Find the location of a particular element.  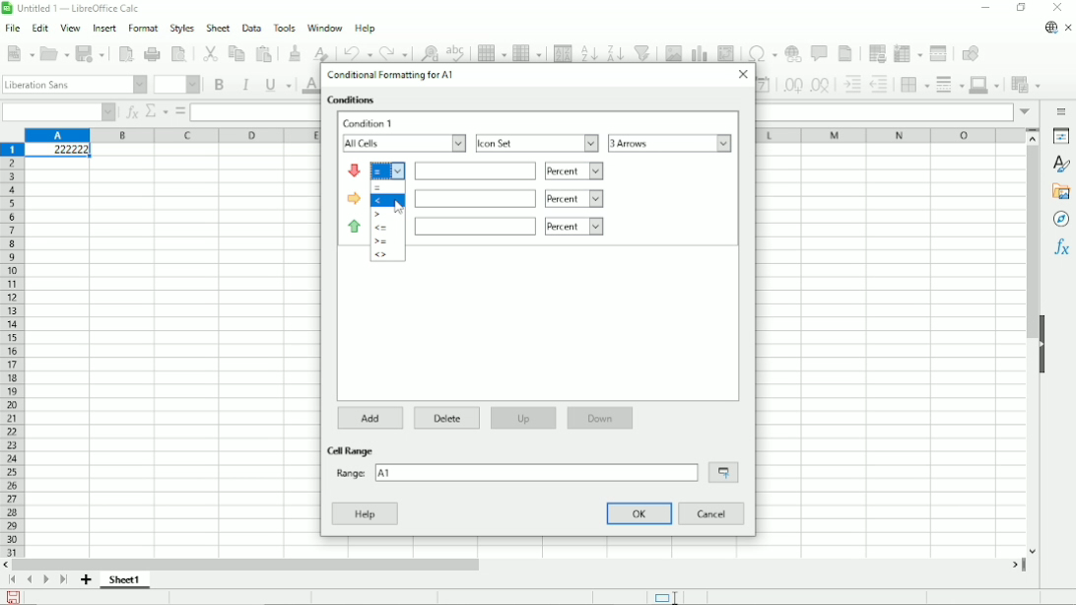

File is located at coordinates (13, 29).